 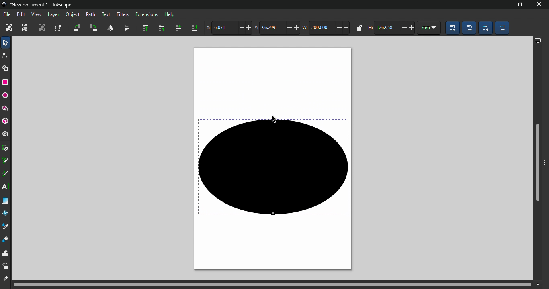 What do you see at coordinates (145, 28) in the screenshot?
I see `Raise selection to top` at bounding box center [145, 28].